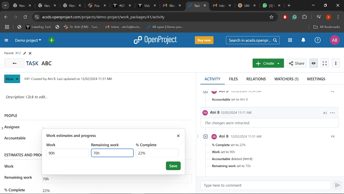  Describe the element at coordinates (6, 41) in the screenshot. I see `Expand project menu` at that location.